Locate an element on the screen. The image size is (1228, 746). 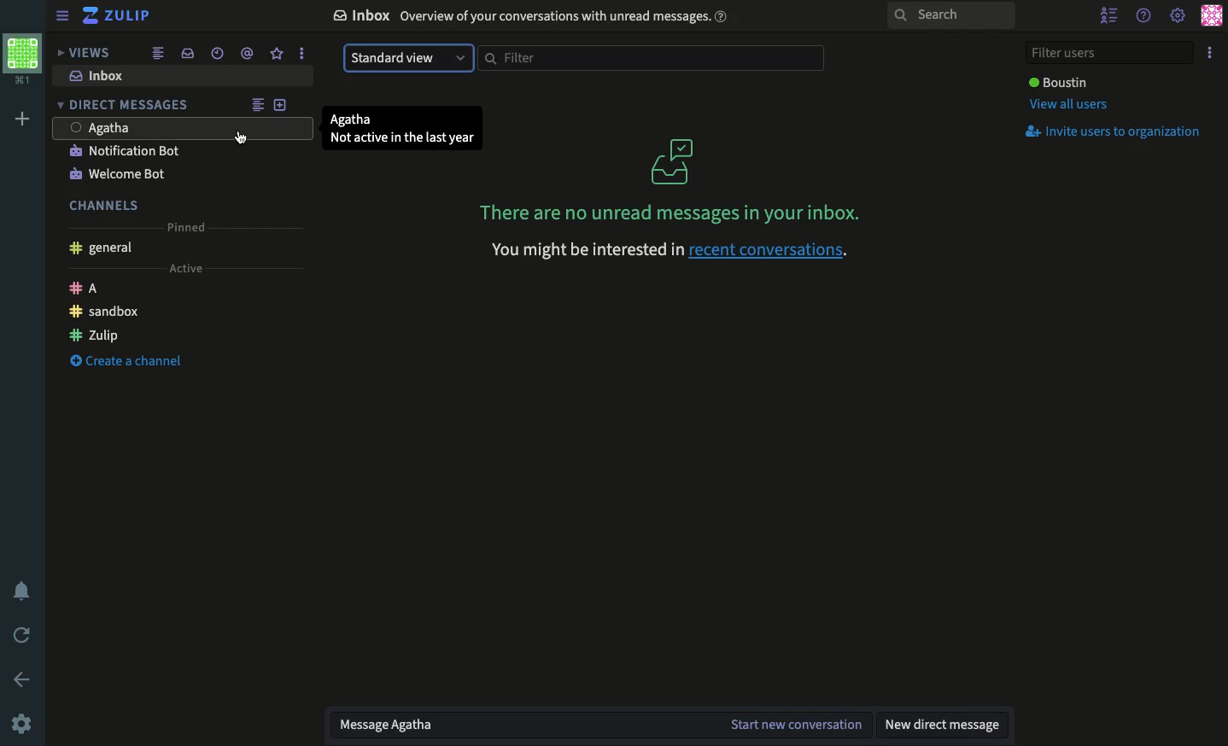
Hide user list is located at coordinates (1106, 15).